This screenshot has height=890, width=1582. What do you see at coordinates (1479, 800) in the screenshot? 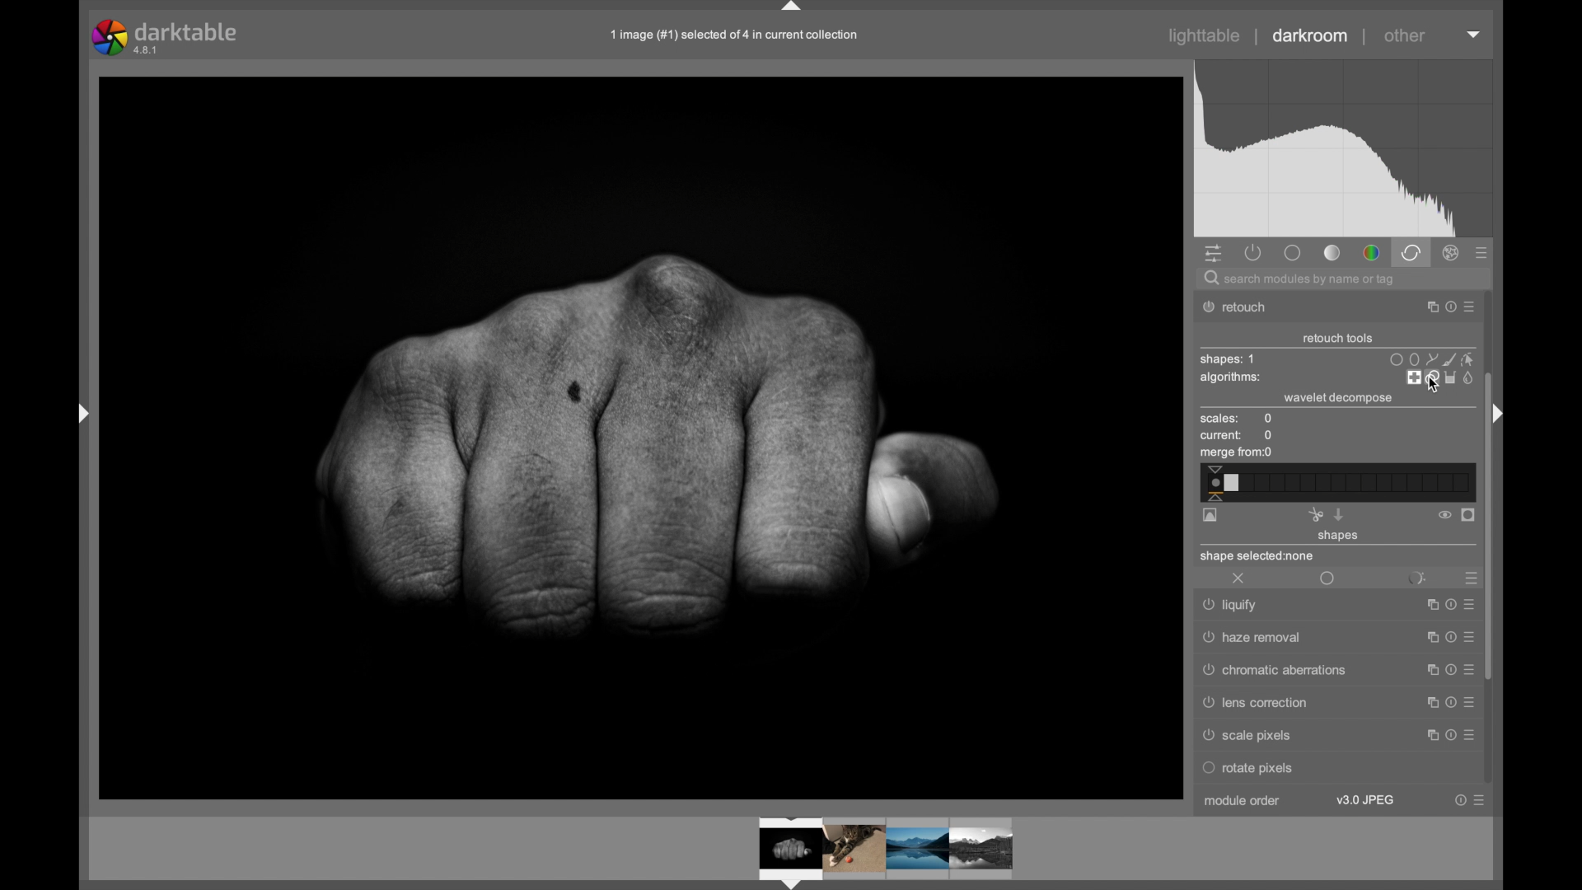
I see `more options` at bounding box center [1479, 800].